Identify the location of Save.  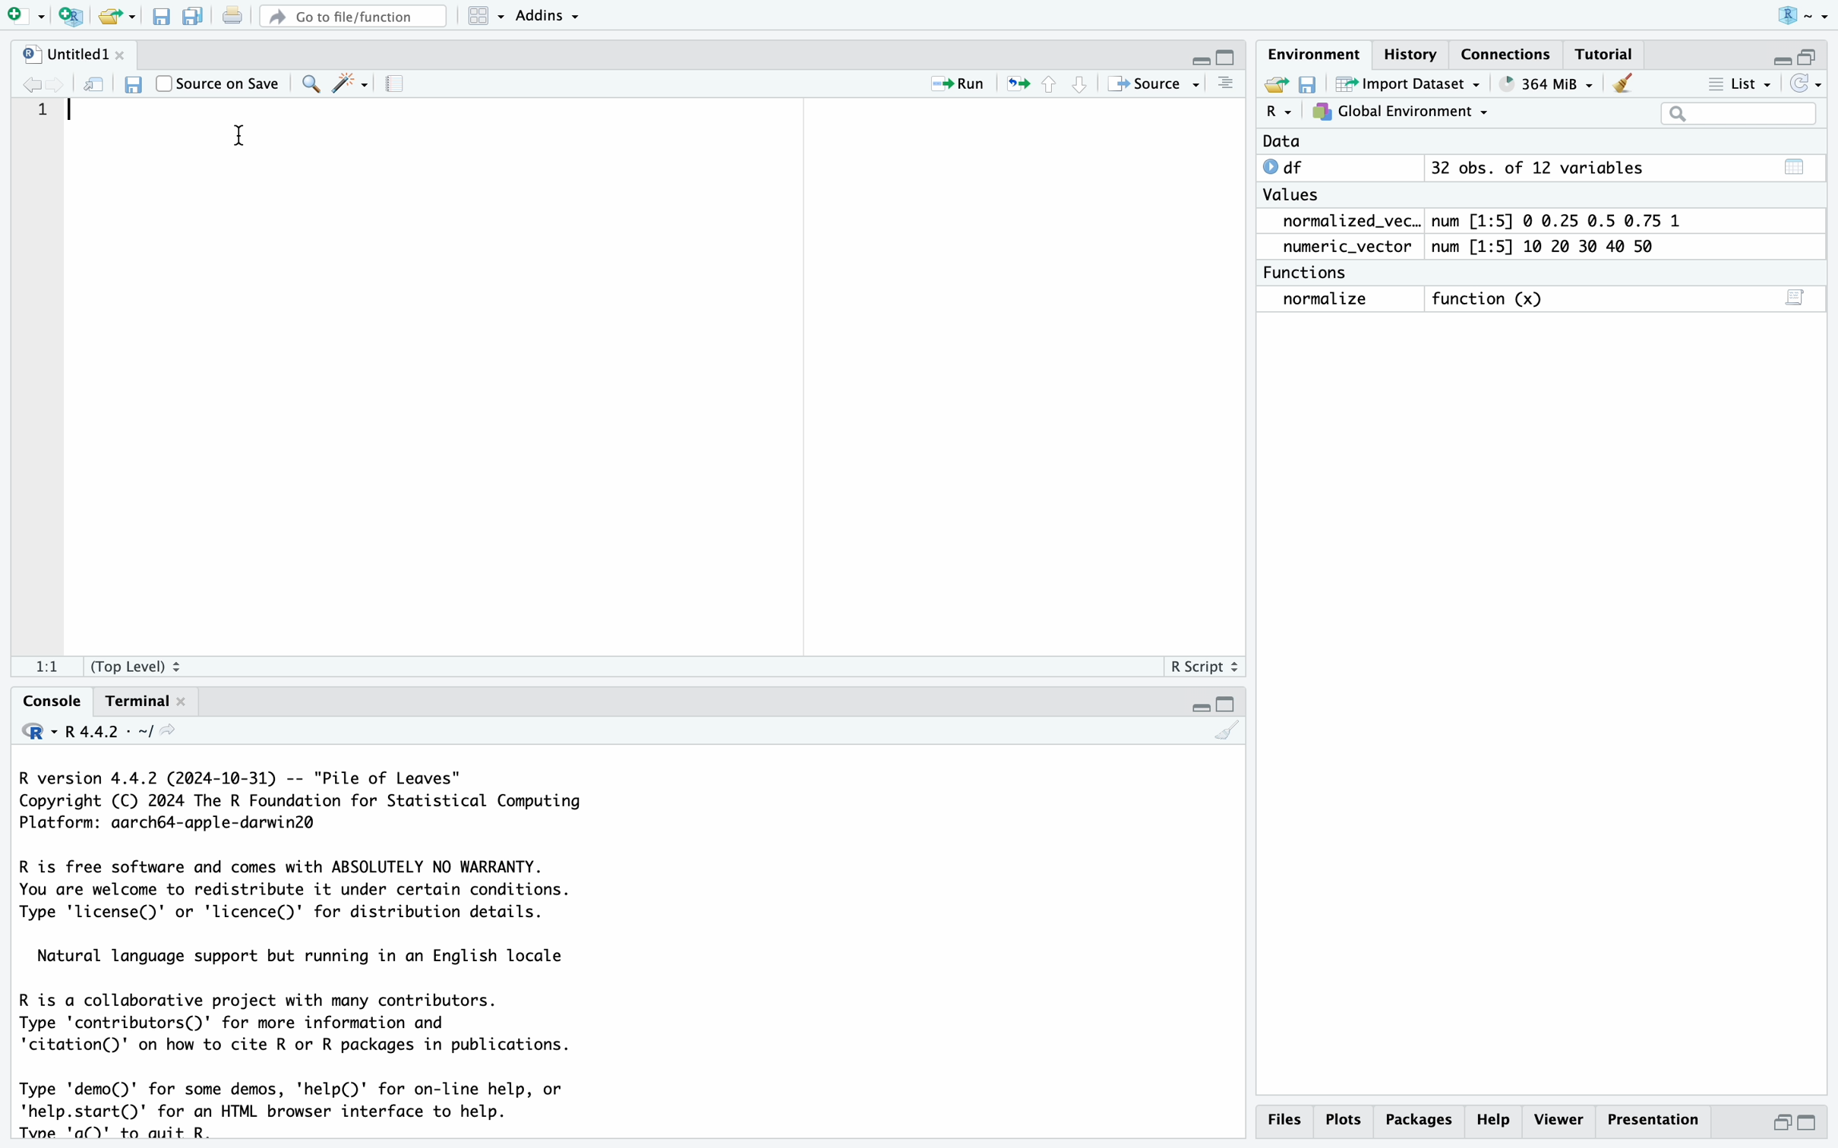
(1309, 83).